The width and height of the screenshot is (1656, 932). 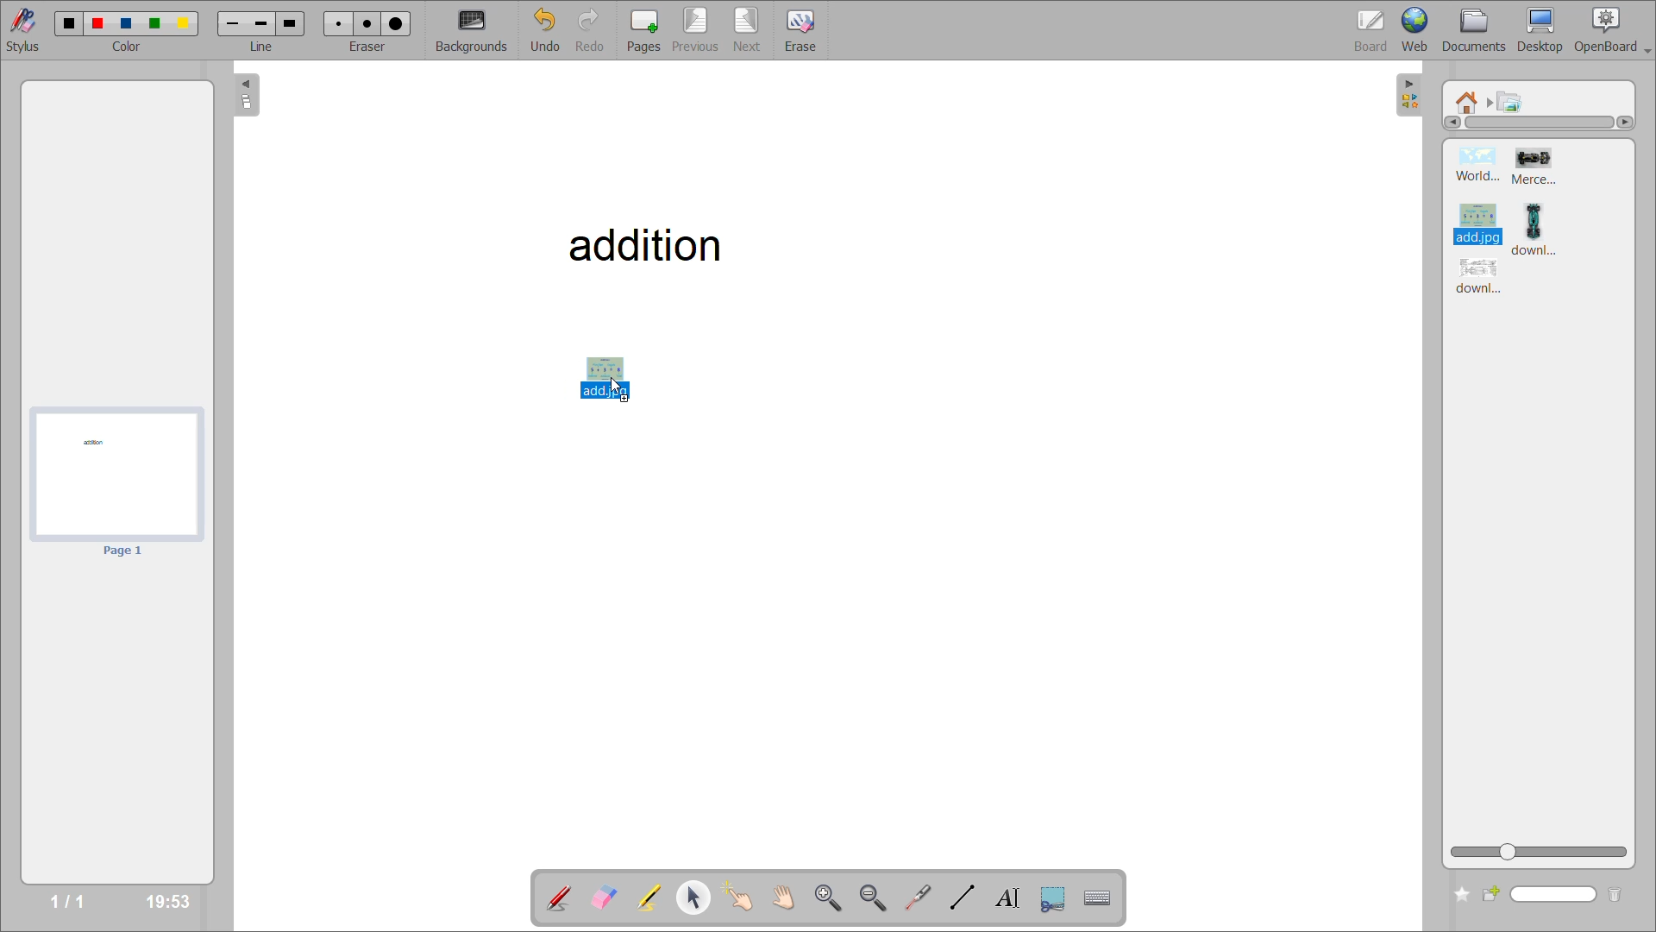 I want to click on page 1, so click(x=121, y=551).